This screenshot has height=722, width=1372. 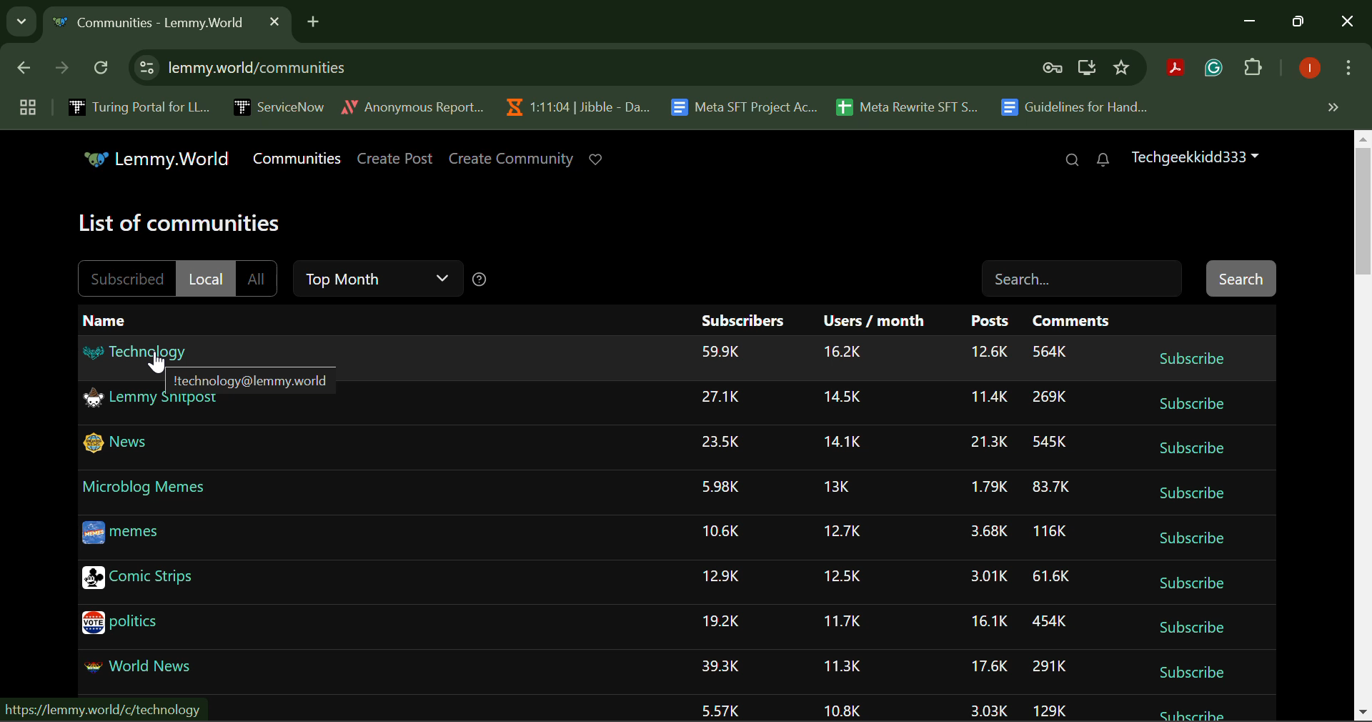 What do you see at coordinates (99, 711) in the screenshot?
I see `Webpage Link` at bounding box center [99, 711].